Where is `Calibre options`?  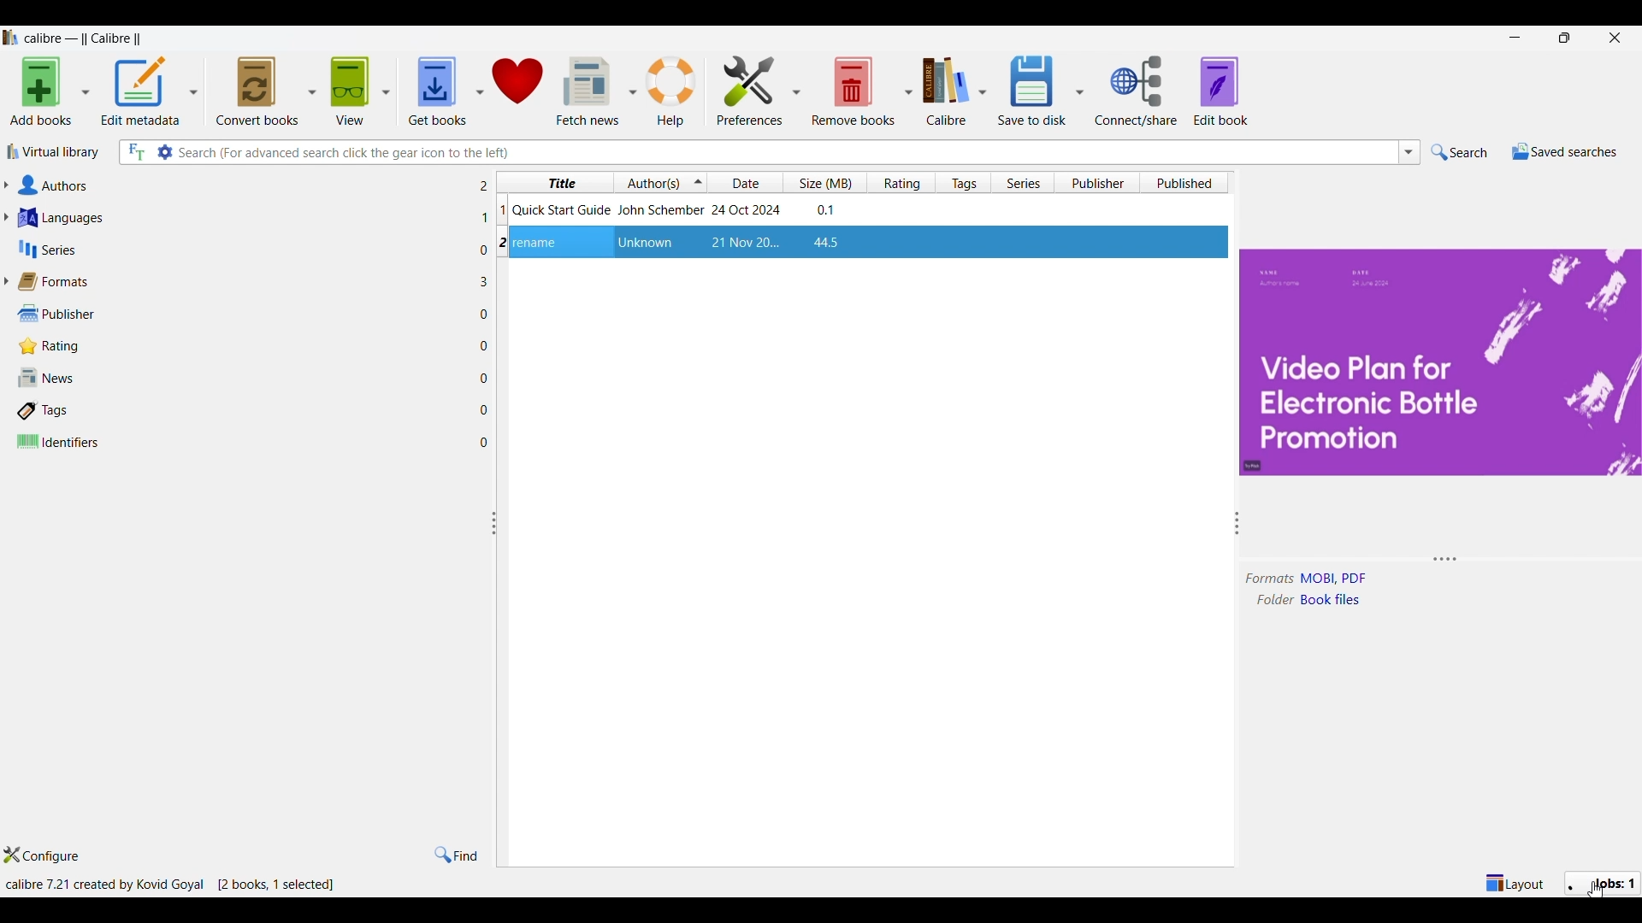 Calibre options is located at coordinates (983, 91).